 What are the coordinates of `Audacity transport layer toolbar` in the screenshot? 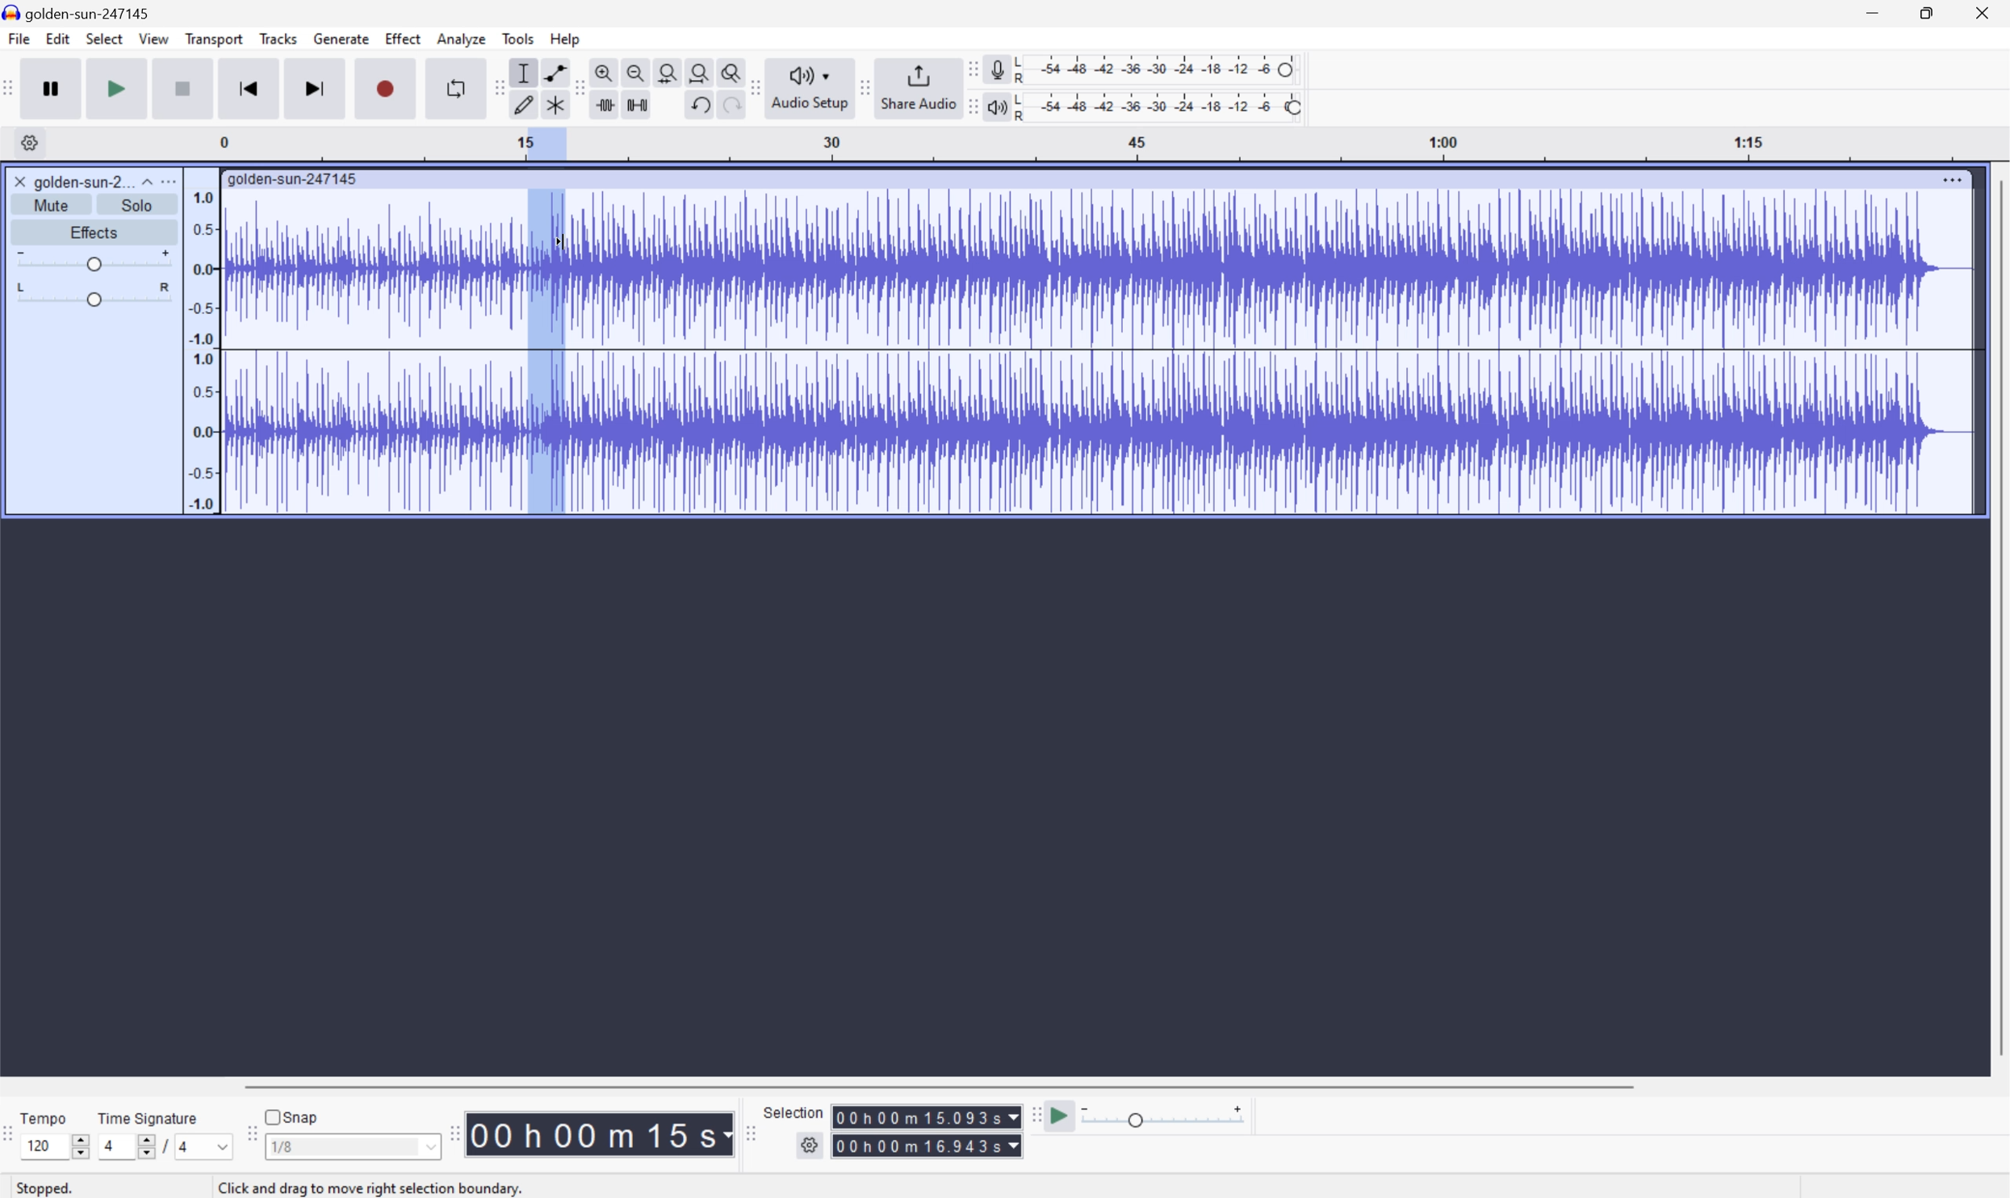 It's located at (9, 89).